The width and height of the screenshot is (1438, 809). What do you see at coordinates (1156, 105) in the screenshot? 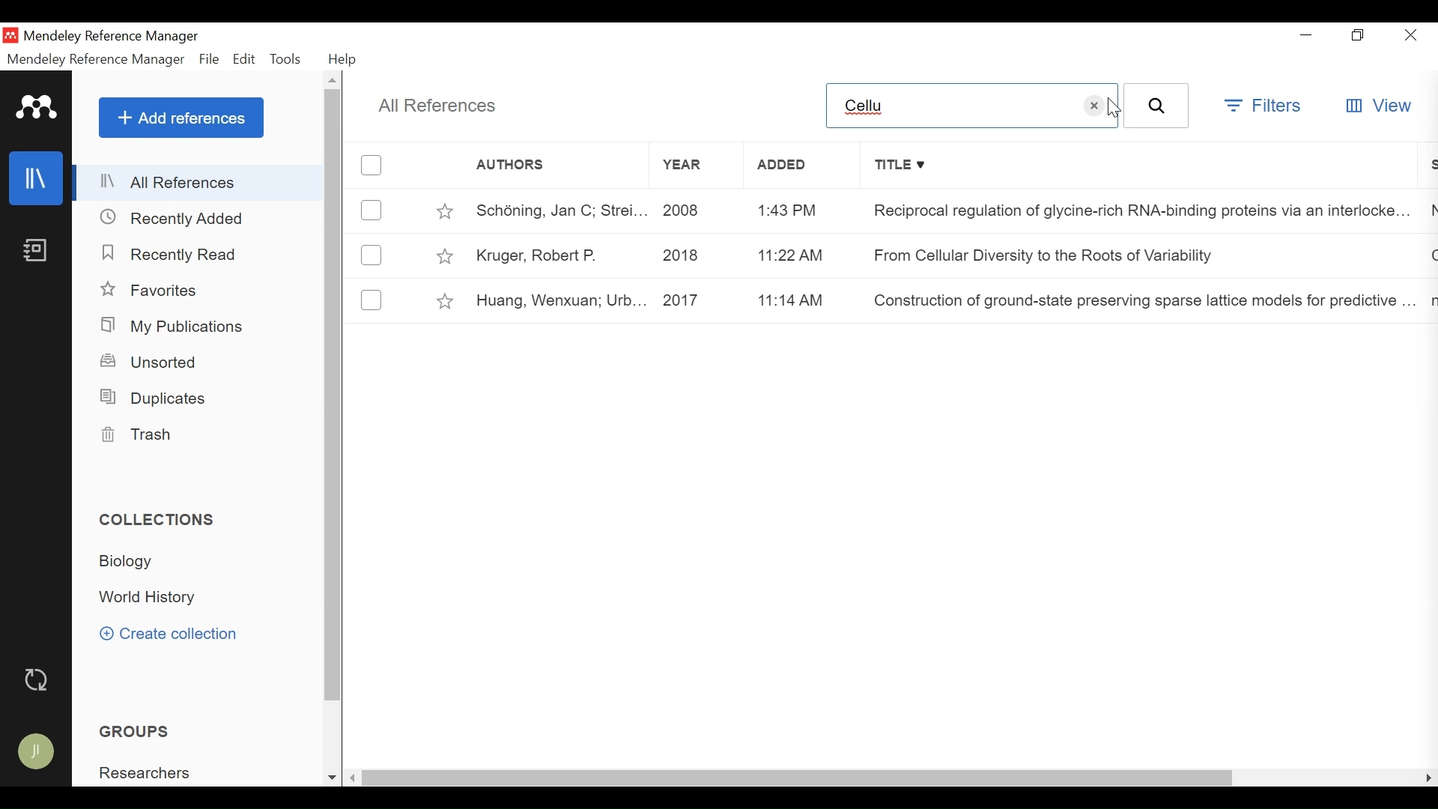
I see `Search` at bounding box center [1156, 105].